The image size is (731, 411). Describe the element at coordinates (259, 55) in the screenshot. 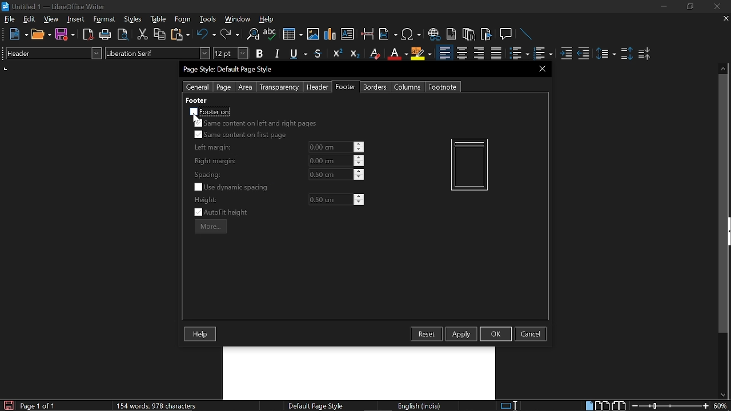

I see `Bold` at that location.